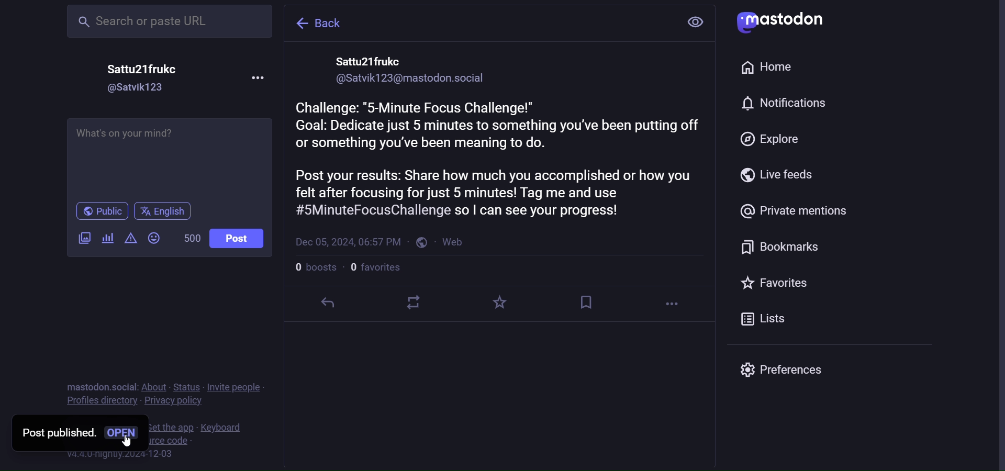  I want to click on reply, so click(330, 303).